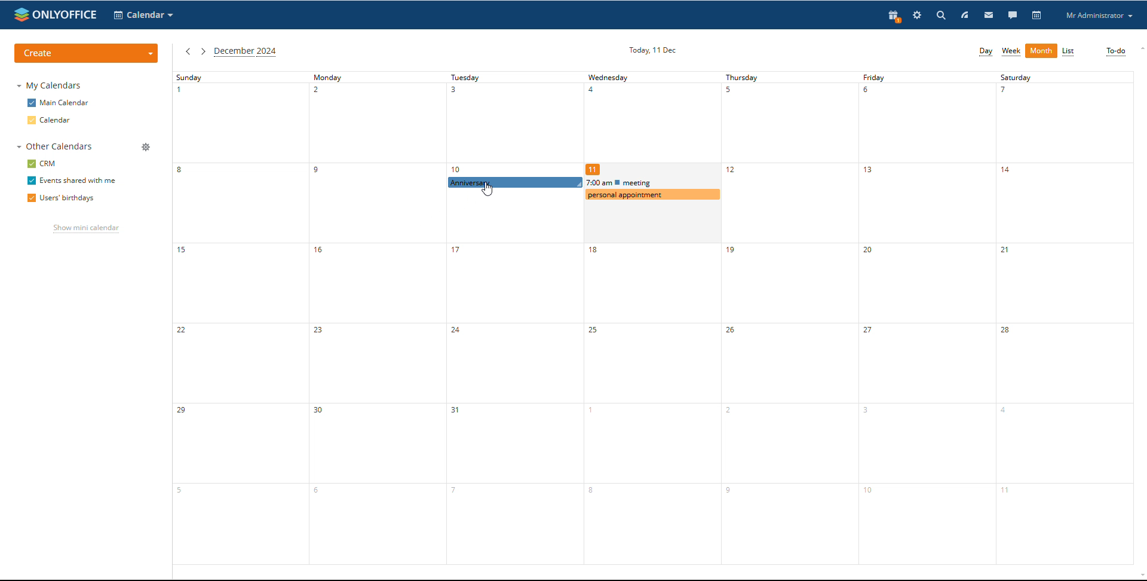 The width and height of the screenshot is (1147, 581). What do you see at coordinates (85, 229) in the screenshot?
I see `show mini calendar` at bounding box center [85, 229].